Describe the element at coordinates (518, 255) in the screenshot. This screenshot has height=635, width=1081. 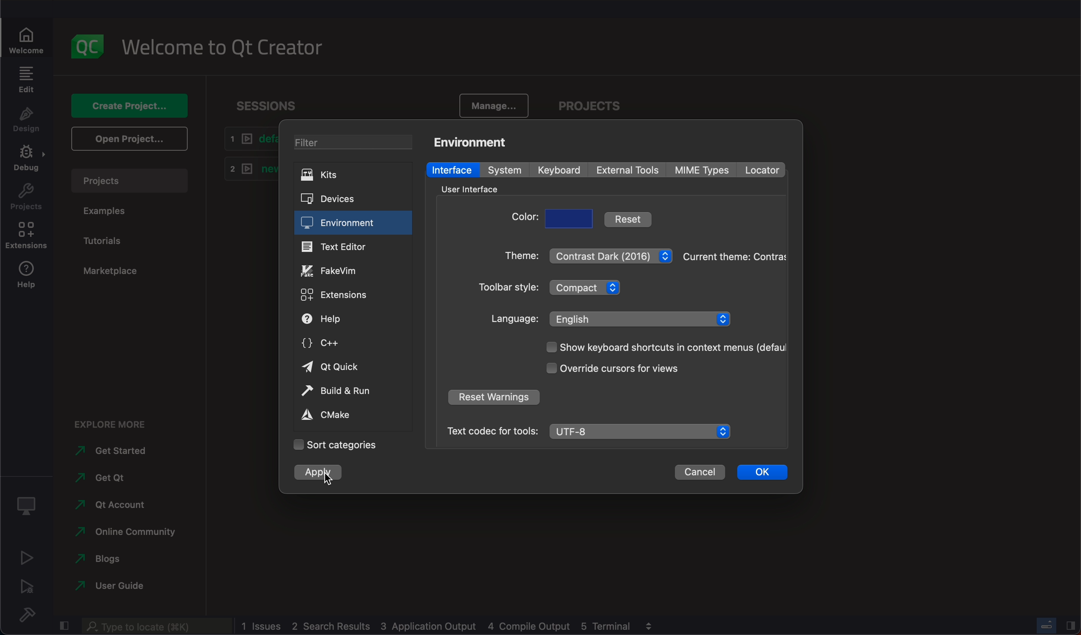
I see `theme` at that location.